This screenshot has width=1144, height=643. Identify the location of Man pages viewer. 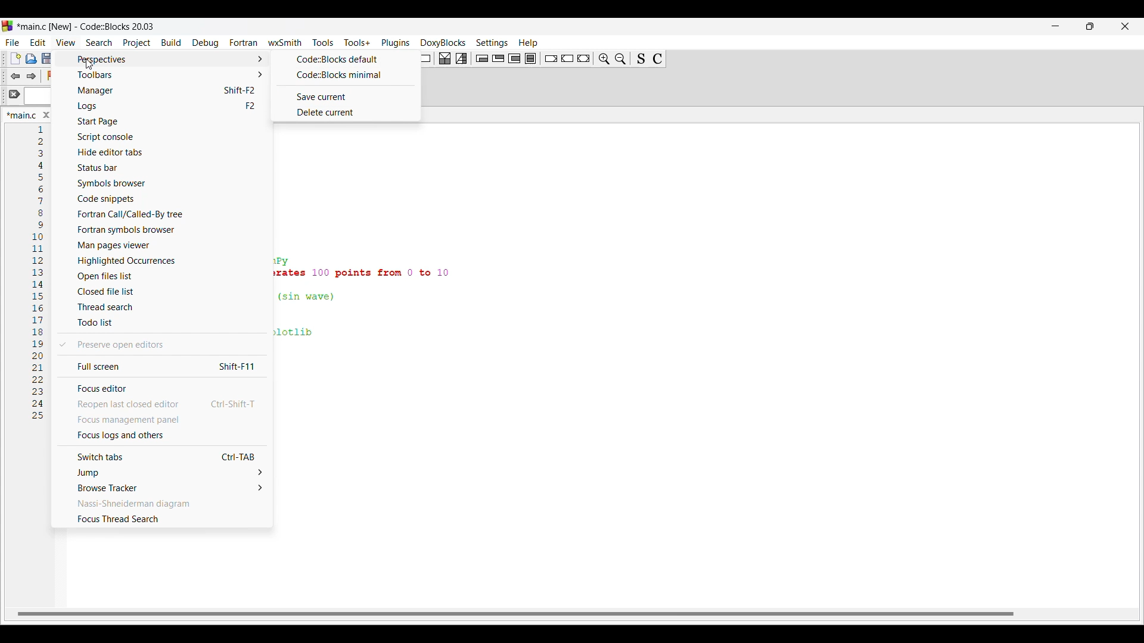
(164, 245).